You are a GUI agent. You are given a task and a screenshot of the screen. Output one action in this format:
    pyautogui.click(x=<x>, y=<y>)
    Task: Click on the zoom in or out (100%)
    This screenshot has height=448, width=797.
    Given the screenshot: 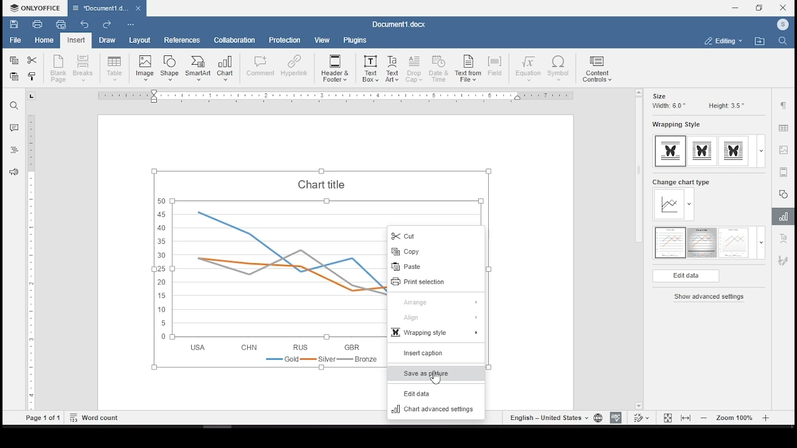 What is the action you would take?
    pyautogui.click(x=735, y=417)
    